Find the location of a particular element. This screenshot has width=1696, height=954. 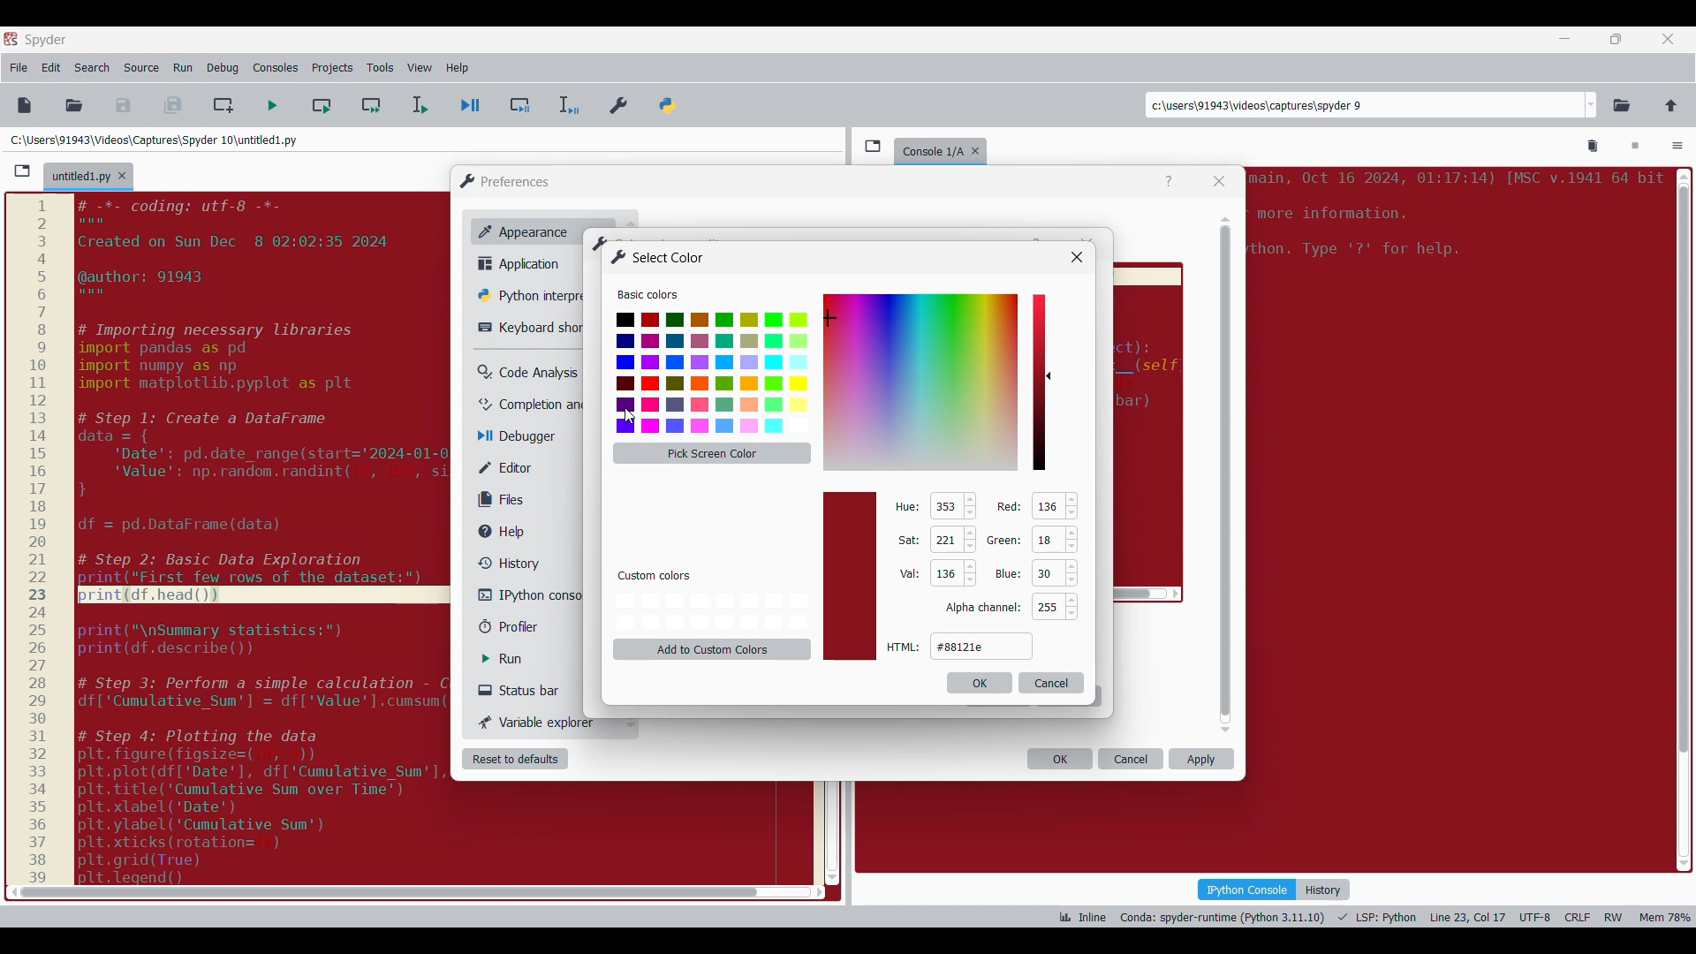

Window title is located at coordinates (658, 257).